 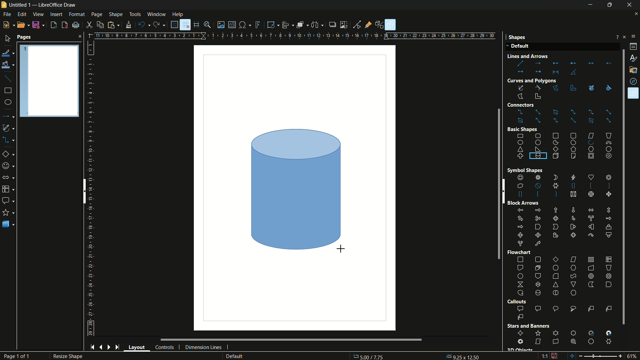 What do you see at coordinates (137, 347) in the screenshot?
I see `layout` at bounding box center [137, 347].